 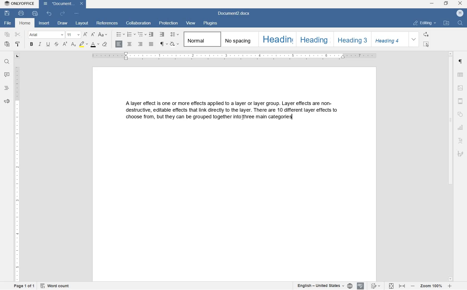 I want to click on spell checking, so click(x=361, y=286).